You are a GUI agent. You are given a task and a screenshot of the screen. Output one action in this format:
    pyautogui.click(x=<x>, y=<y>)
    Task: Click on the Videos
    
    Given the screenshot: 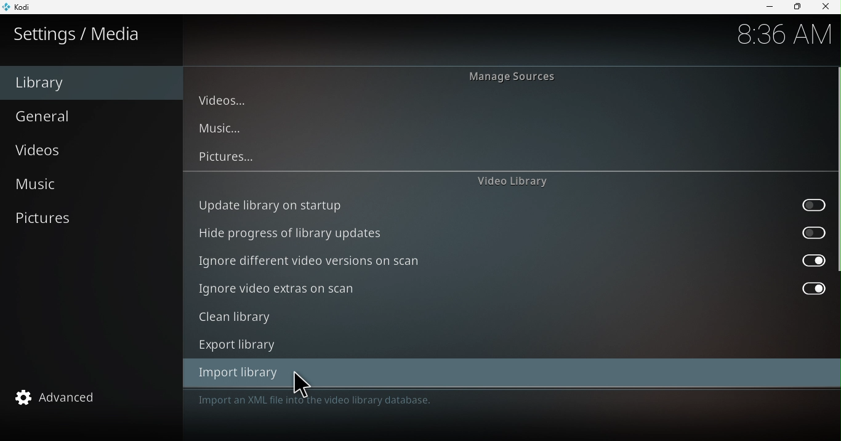 What is the action you would take?
    pyautogui.click(x=89, y=152)
    